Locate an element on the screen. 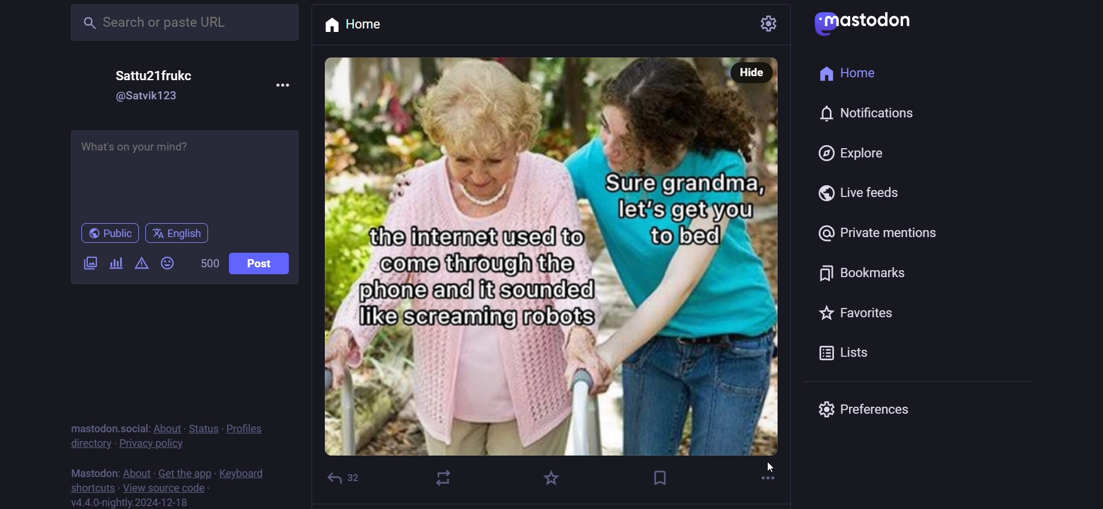  reply is located at coordinates (341, 475).